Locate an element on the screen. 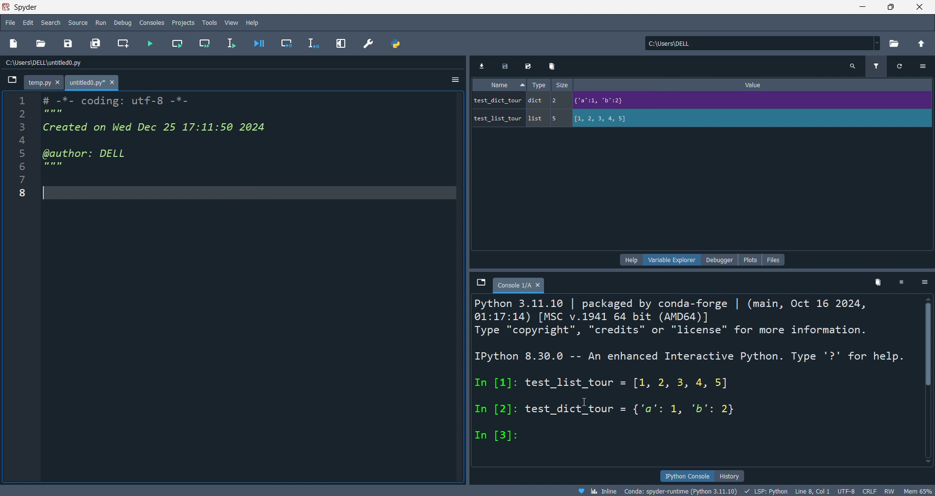 The height and width of the screenshot is (496, 935). select directory is located at coordinates (894, 43).